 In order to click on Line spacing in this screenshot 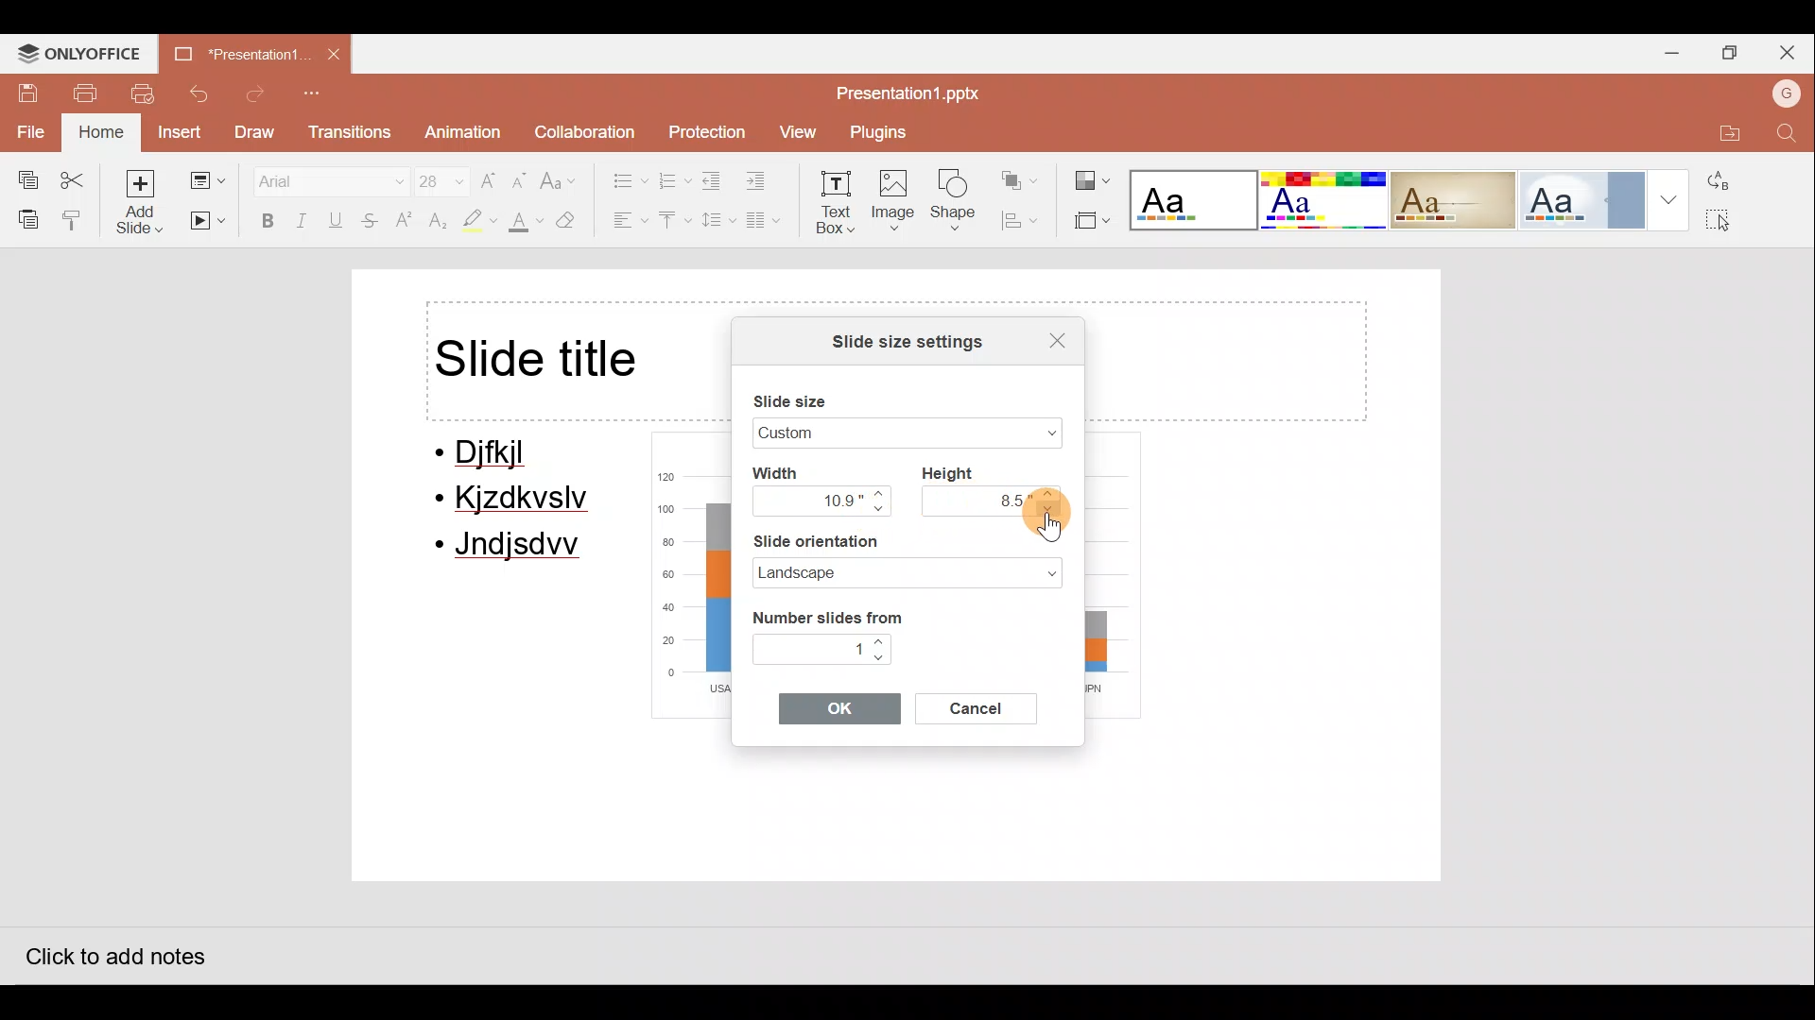, I will do `click(716, 220)`.